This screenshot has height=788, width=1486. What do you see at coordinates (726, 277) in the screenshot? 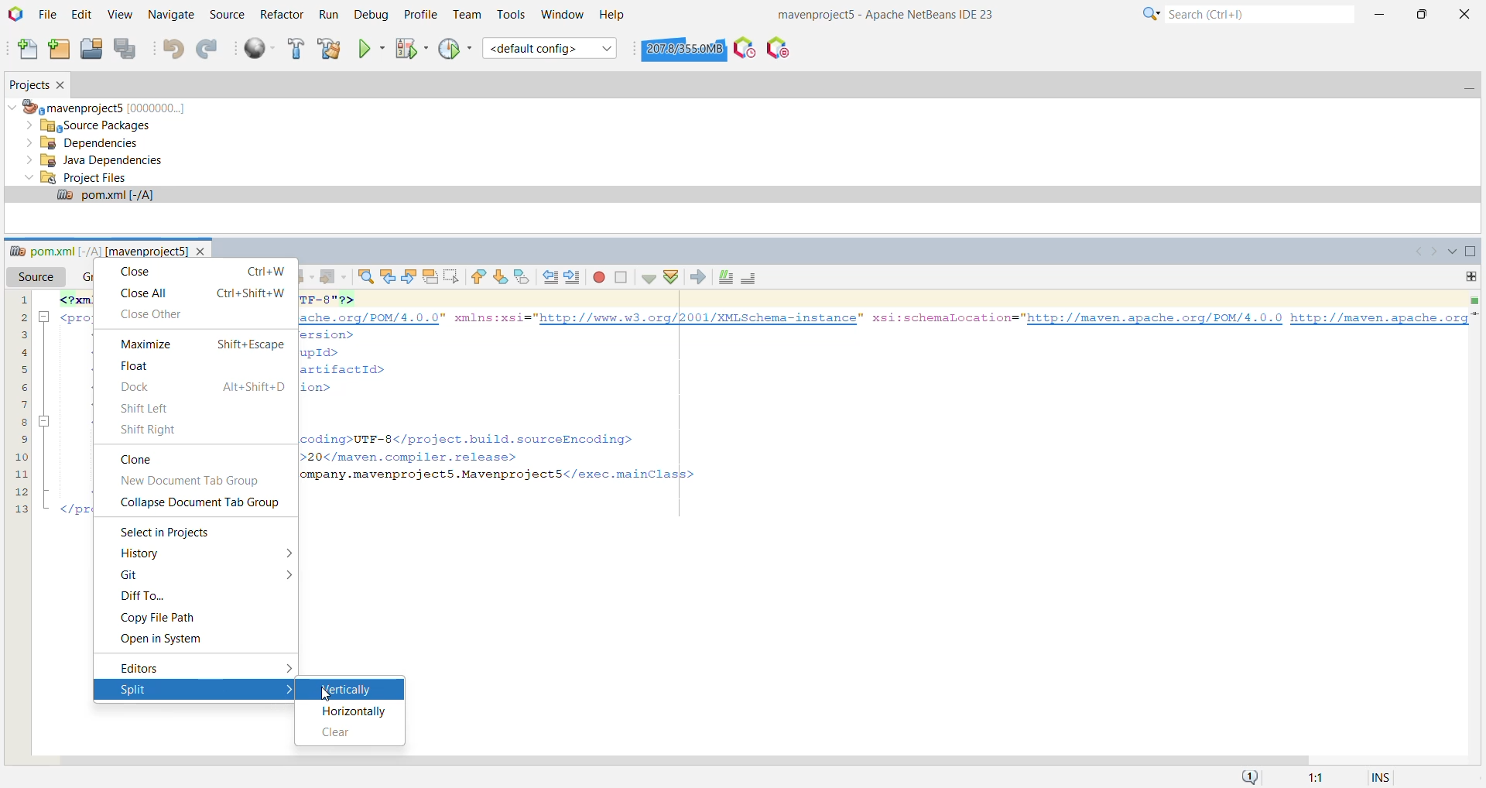
I see `Comment` at bounding box center [726, 277].